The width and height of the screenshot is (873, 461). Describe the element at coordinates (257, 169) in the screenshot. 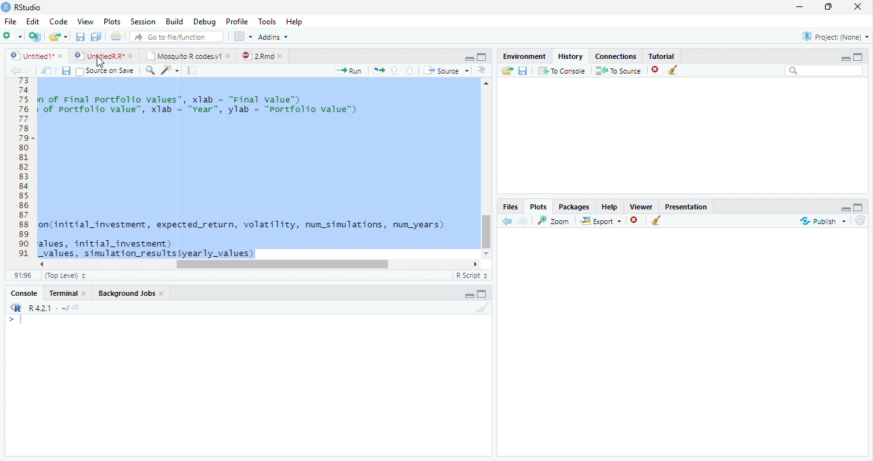

I see `Code` at that location.